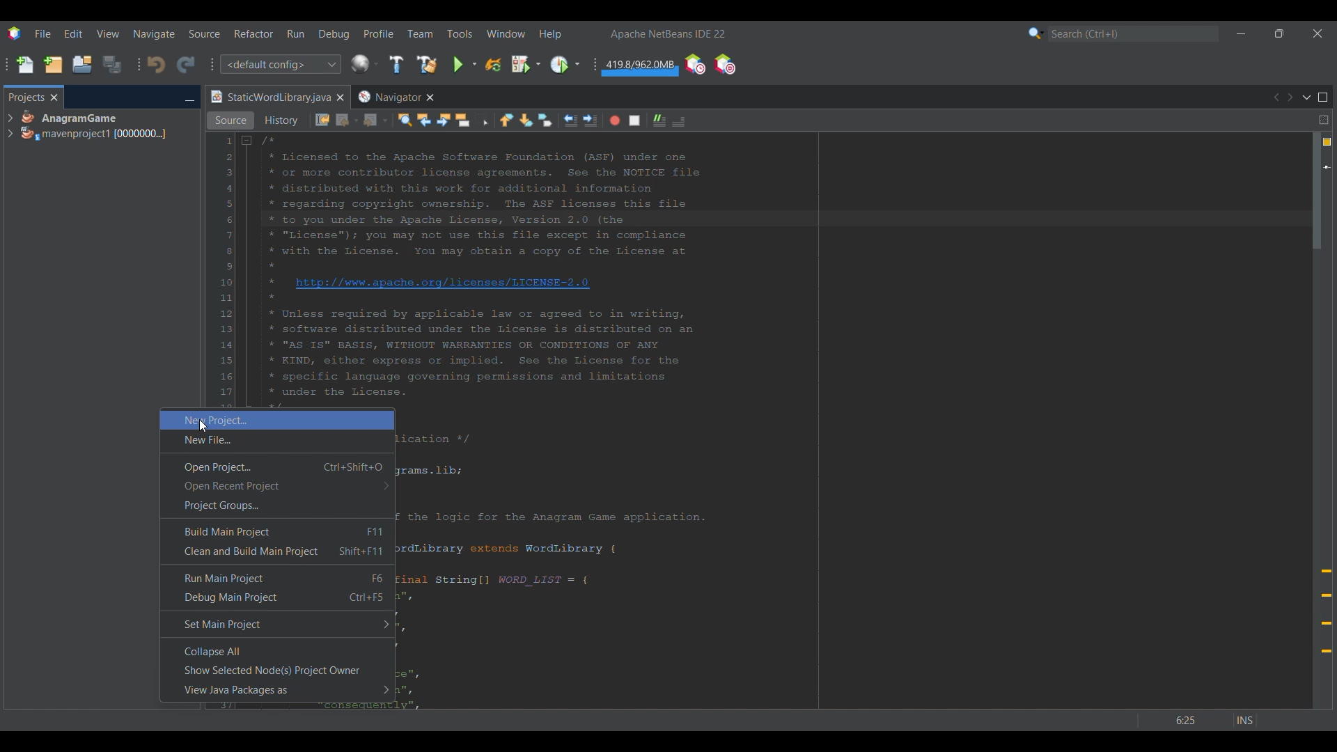 The image size is (1337, 752). What do you see at coordinates (545, 120) in the screenshot?
I see `Toggle bookmarks` at bounding box center [545, 120].